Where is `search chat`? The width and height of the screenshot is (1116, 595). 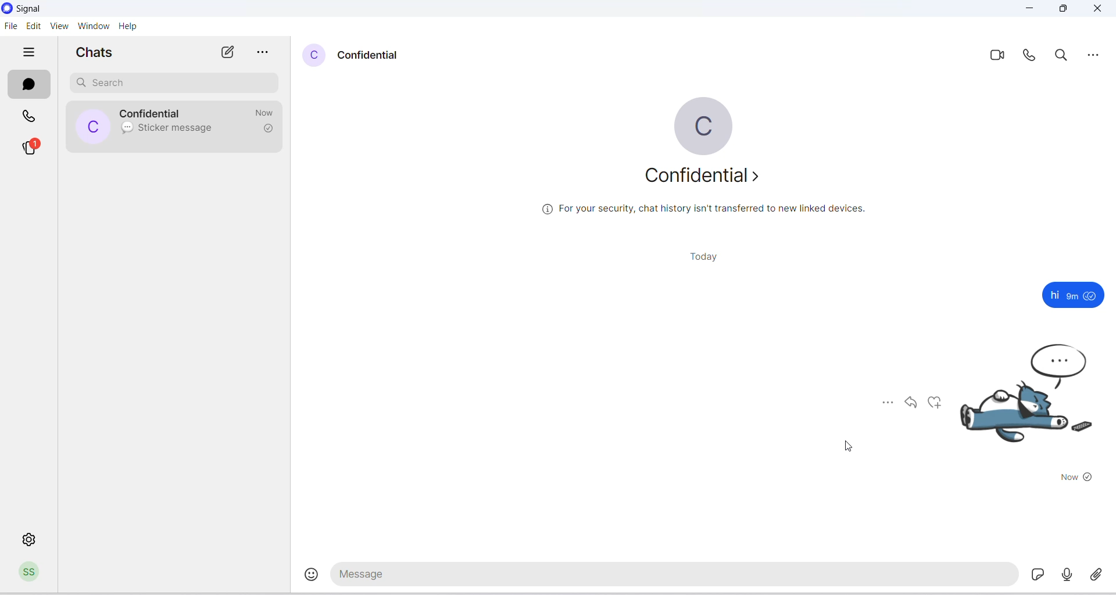
search chat is located at coordinates (174, 82).